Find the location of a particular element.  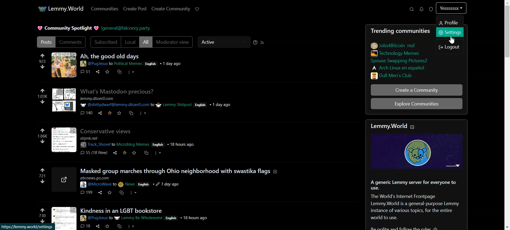

link is located at coordinates (400, 60).